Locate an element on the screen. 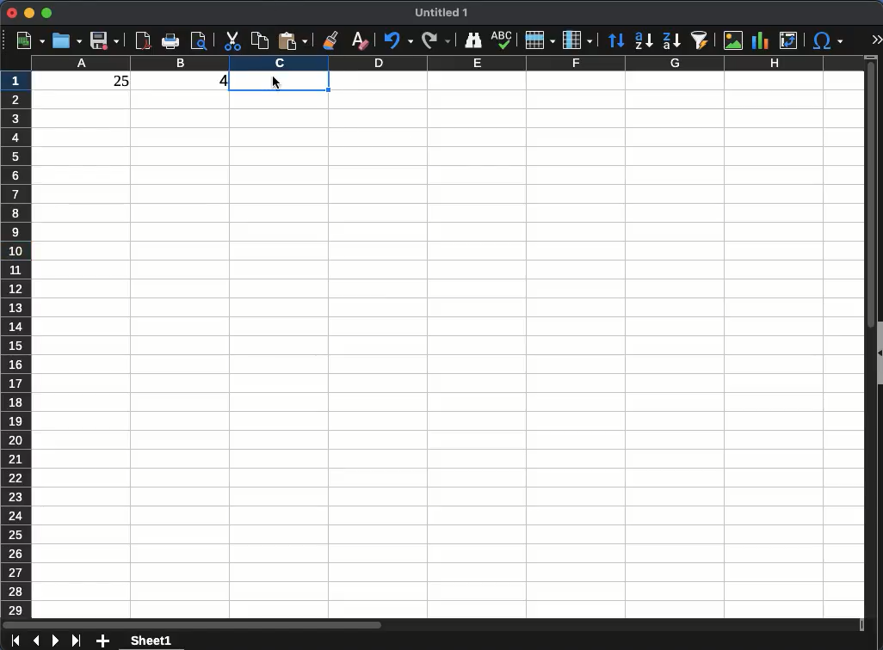 The image size is (883, 650). rows is located at coordinates (540, 40).